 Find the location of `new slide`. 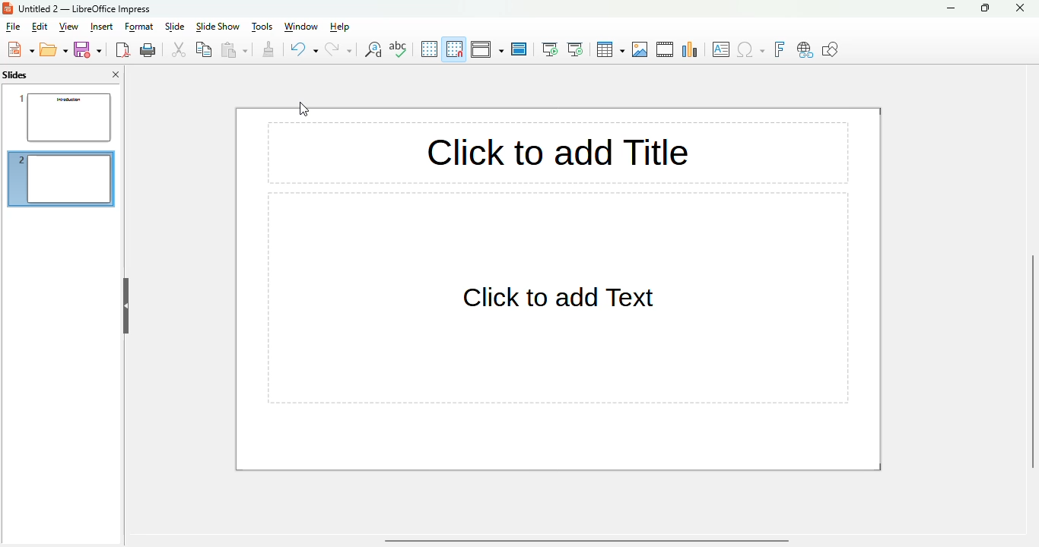

new slide is located at coordinates (61, 179).